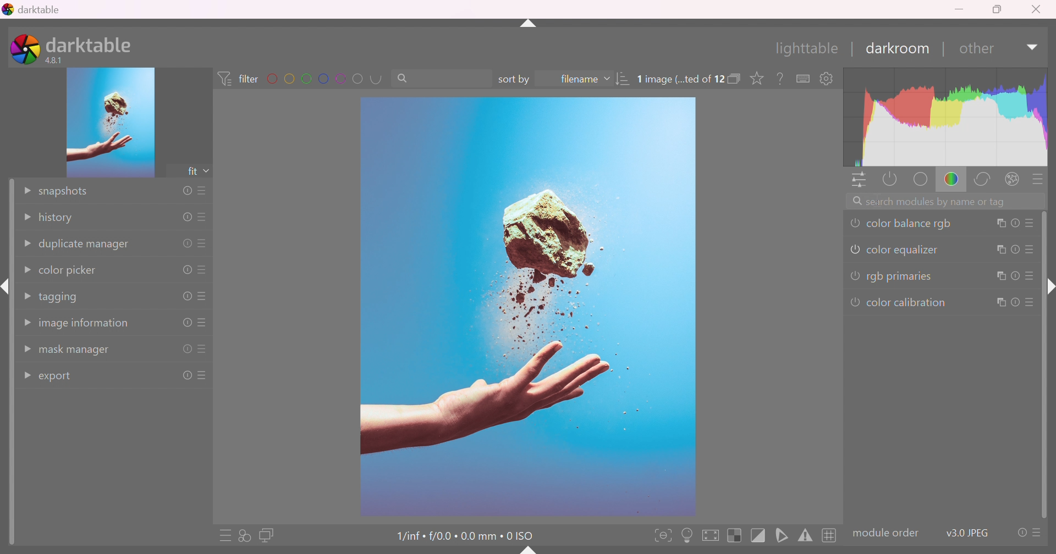 This screenshot has width=1056, height=554. Describe the element at coordinates (758, 536) in the screenshot. I see `toggle clipping indication` at that location.